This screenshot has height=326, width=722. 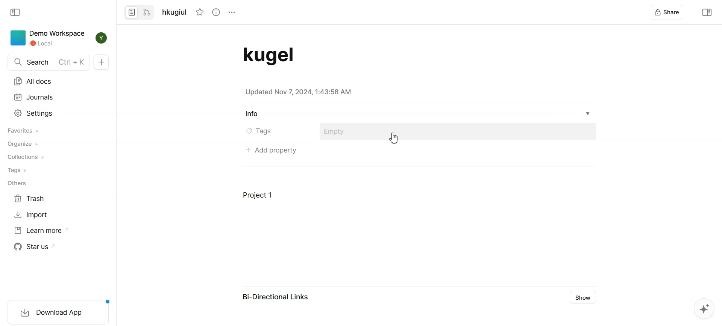 I want to click on Info dropdown box, so click(x=593, y=113).